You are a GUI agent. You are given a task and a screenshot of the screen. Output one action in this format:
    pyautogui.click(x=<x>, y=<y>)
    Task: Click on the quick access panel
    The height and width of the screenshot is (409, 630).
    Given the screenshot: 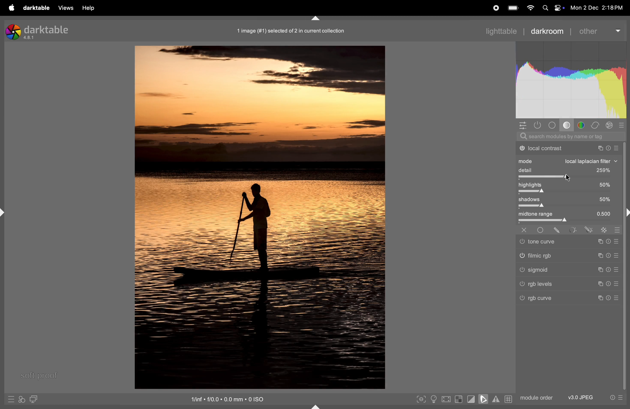 What is the action you would take?
    pyautogui.click(x=521, y=125)
    